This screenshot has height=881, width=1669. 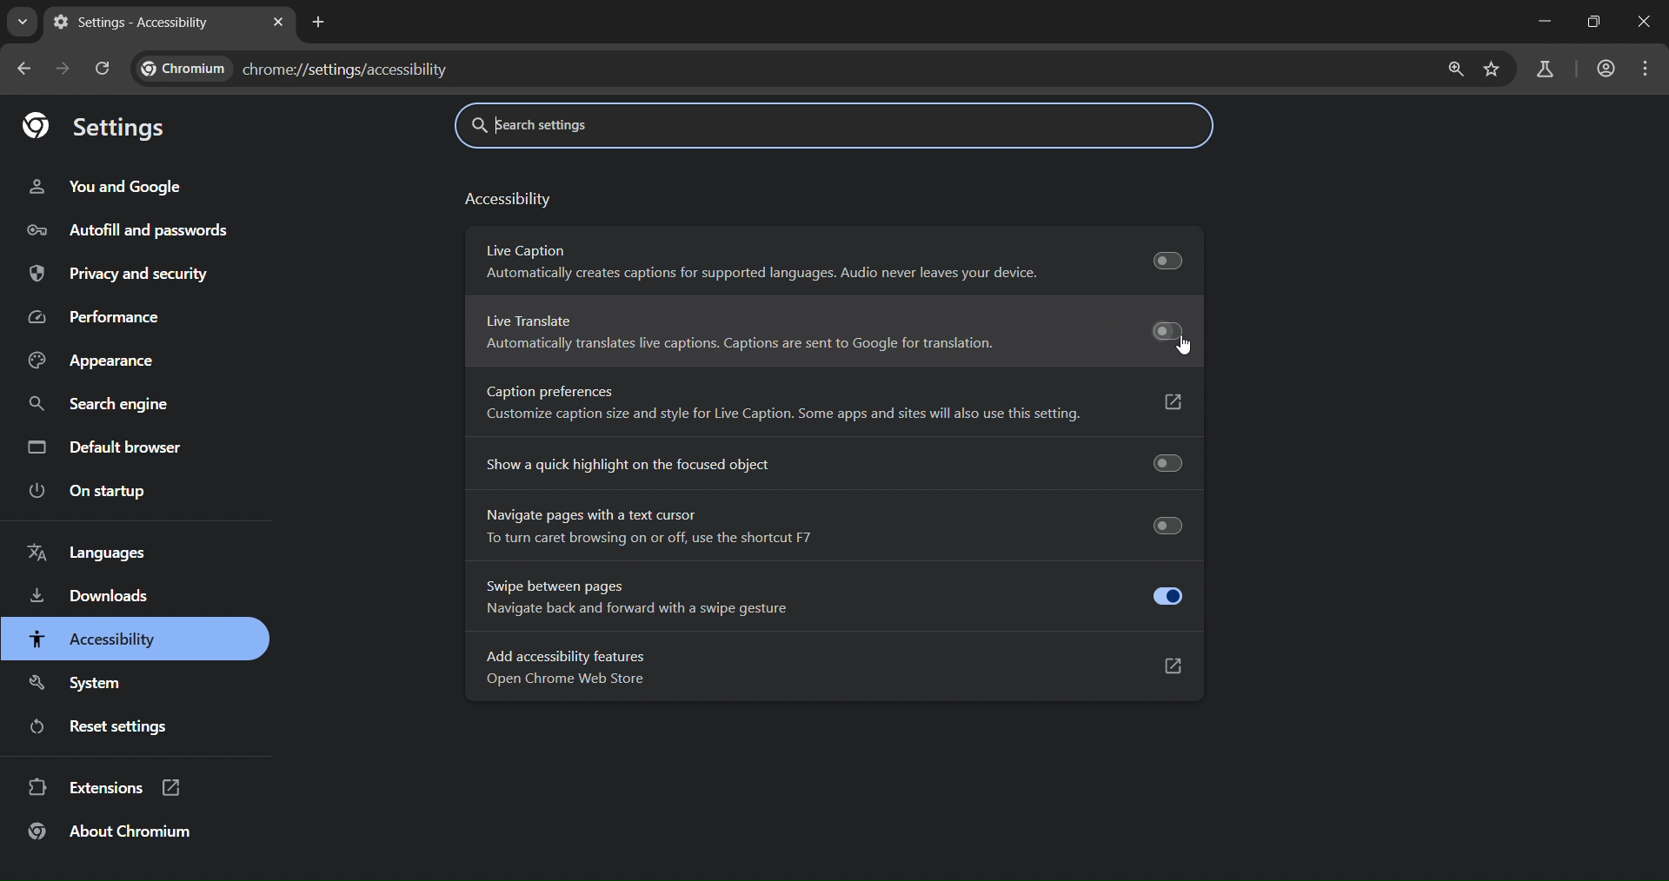 What do you see at coordinates (754, 262) in the screenshot?
I see `Live Caption
Automatically creates captions for supported languages. Audio never leaves your device.` at bounding box center [754, 262].